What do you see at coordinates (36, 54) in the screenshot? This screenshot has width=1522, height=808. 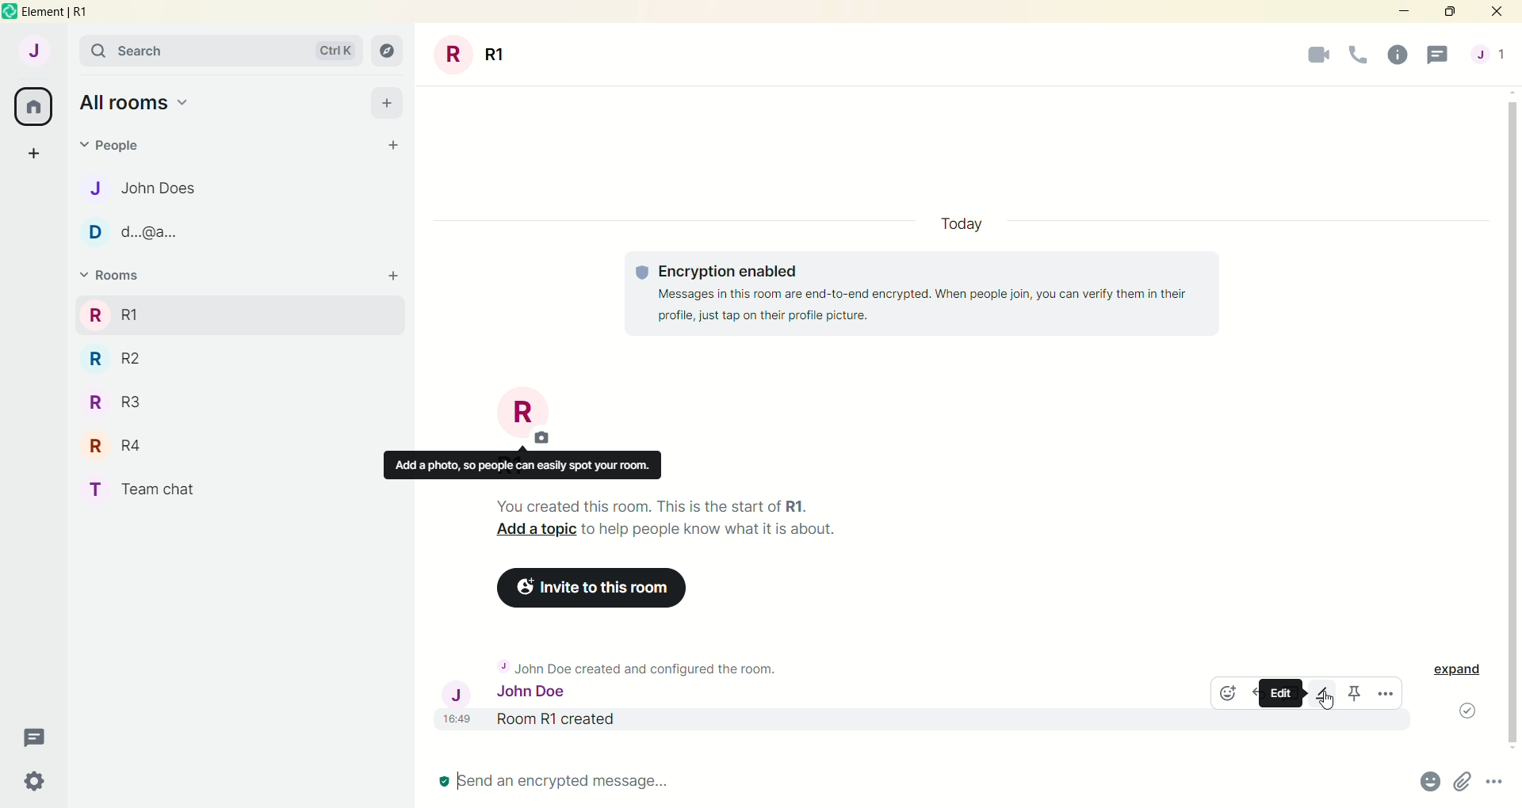 I see `account` at bounding box center [36, 54].